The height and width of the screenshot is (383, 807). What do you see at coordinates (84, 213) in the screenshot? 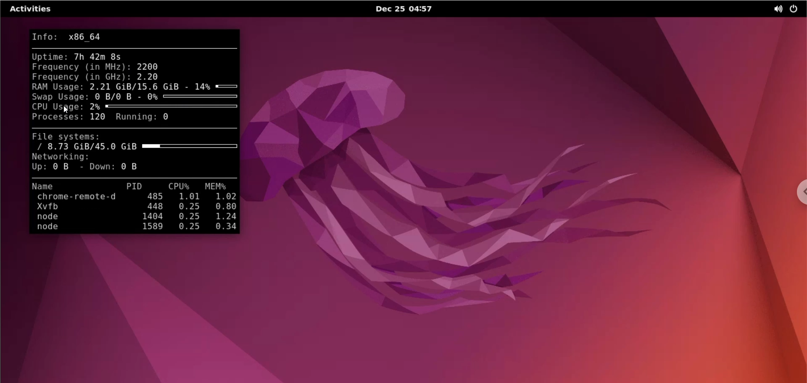
I see `processes name` at bounding box center [84, 213].